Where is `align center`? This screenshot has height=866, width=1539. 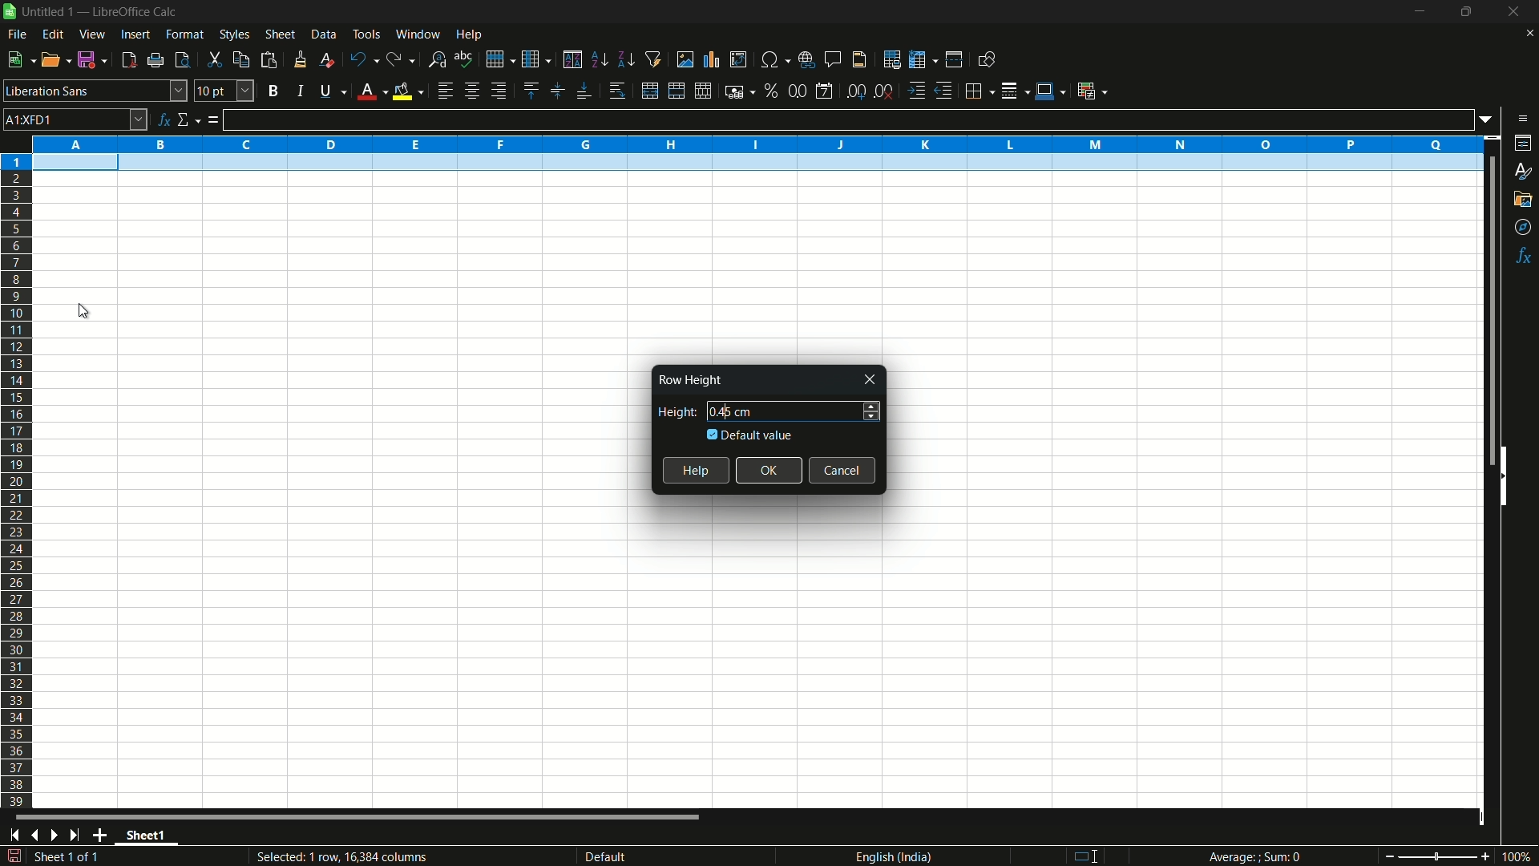 align center is located at coordinates (471, 91).